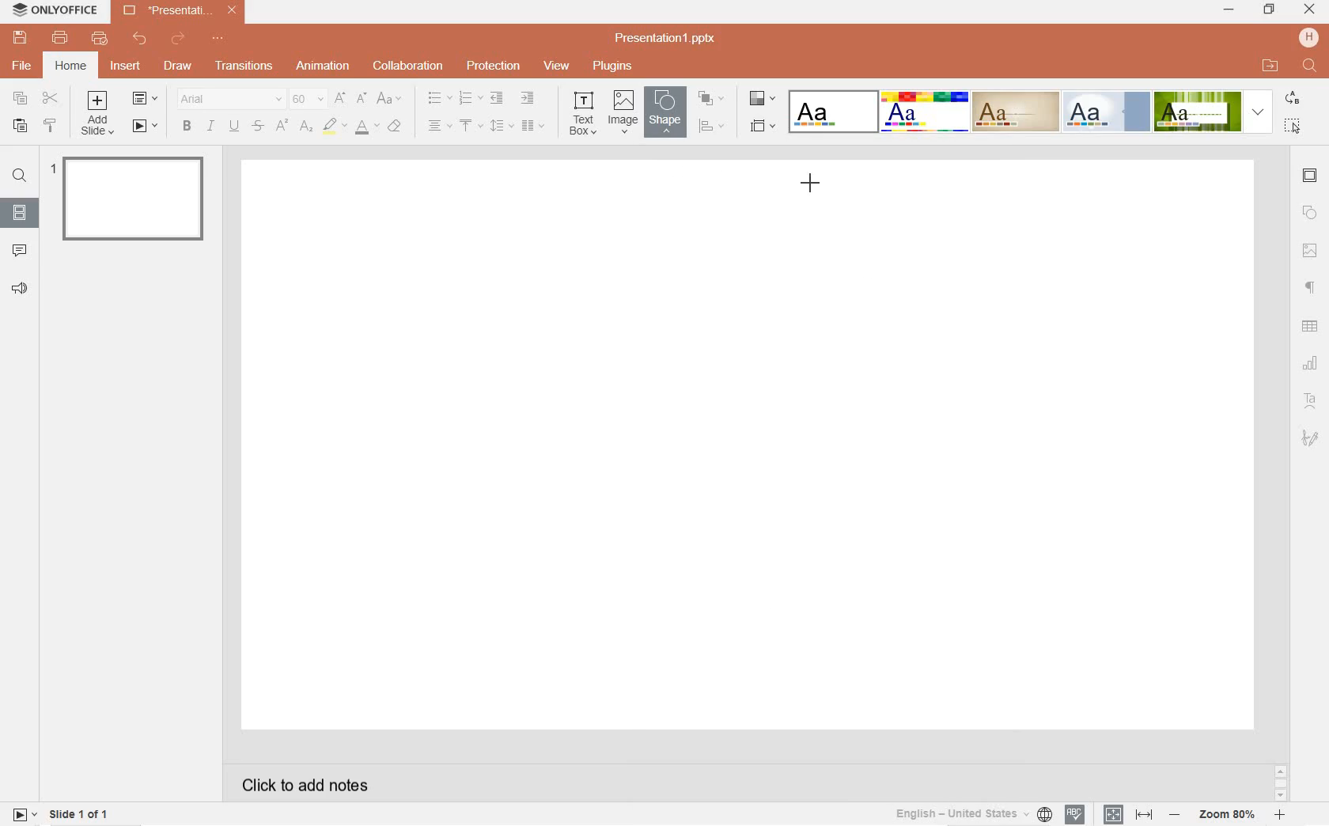  Describe the element at coordinates (367, 130) in the screenshot. I see `font color` at that location.